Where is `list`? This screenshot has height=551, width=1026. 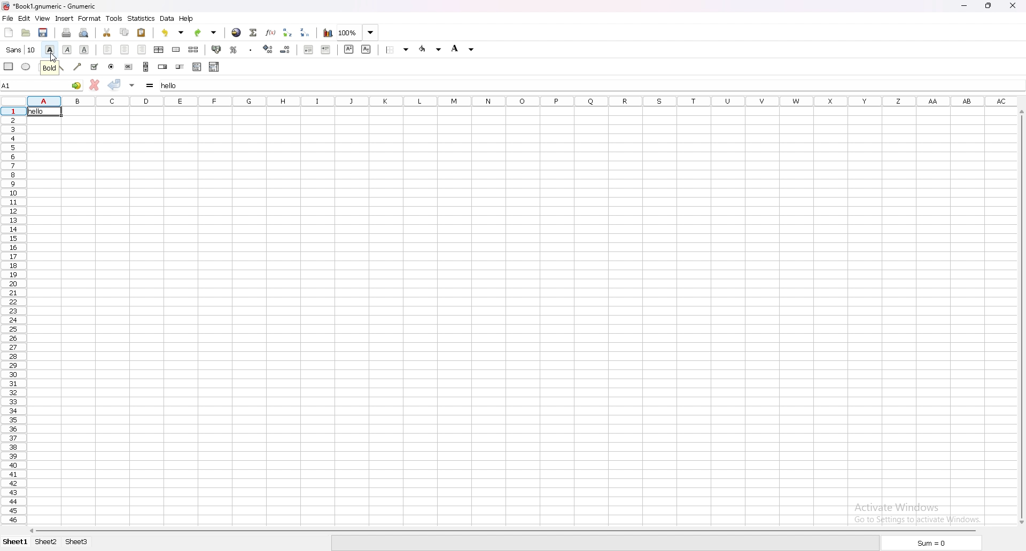
list is located at coordinates (197, 67).